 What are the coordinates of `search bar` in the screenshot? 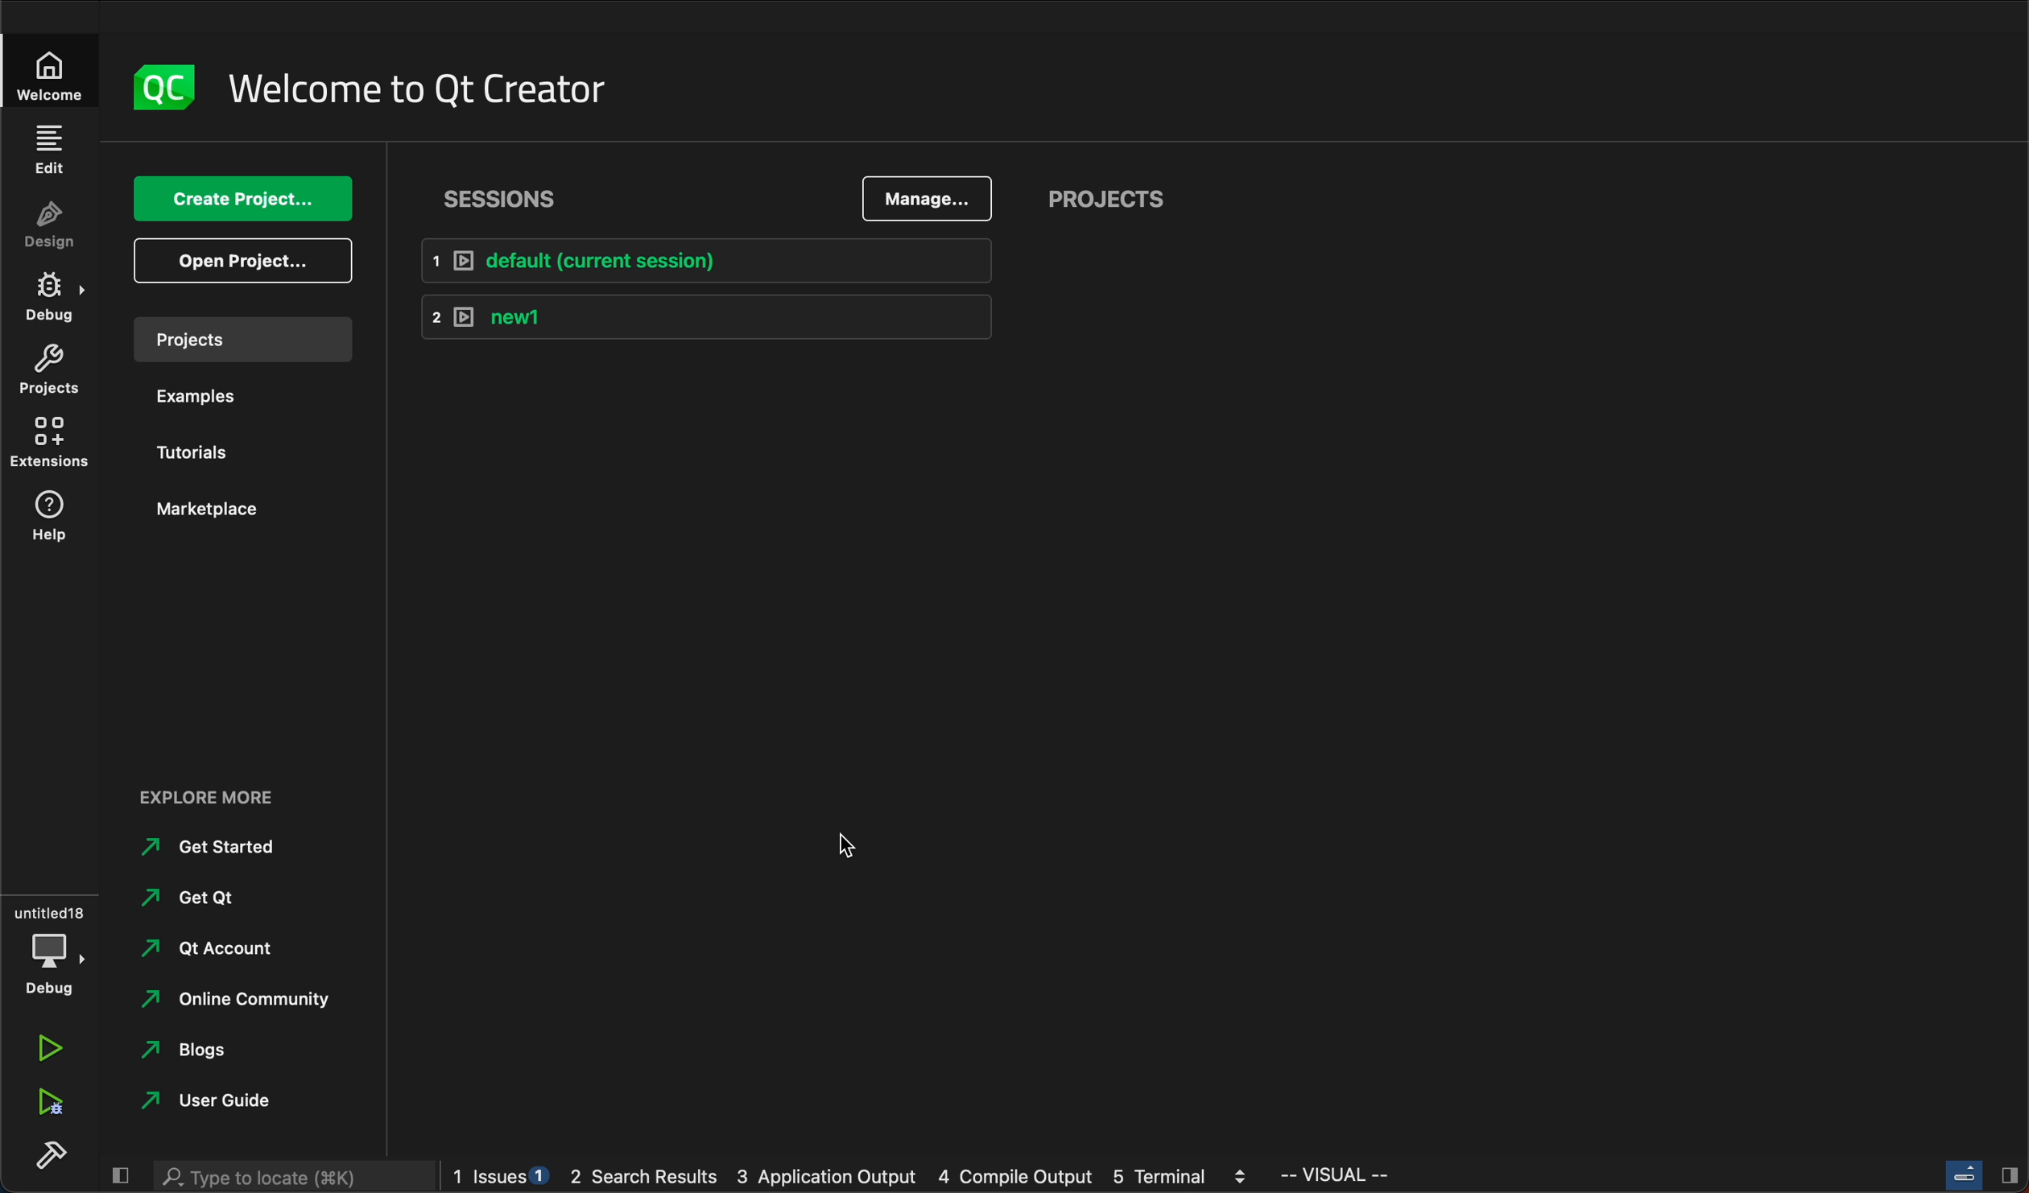 It's located at (290, 1174).